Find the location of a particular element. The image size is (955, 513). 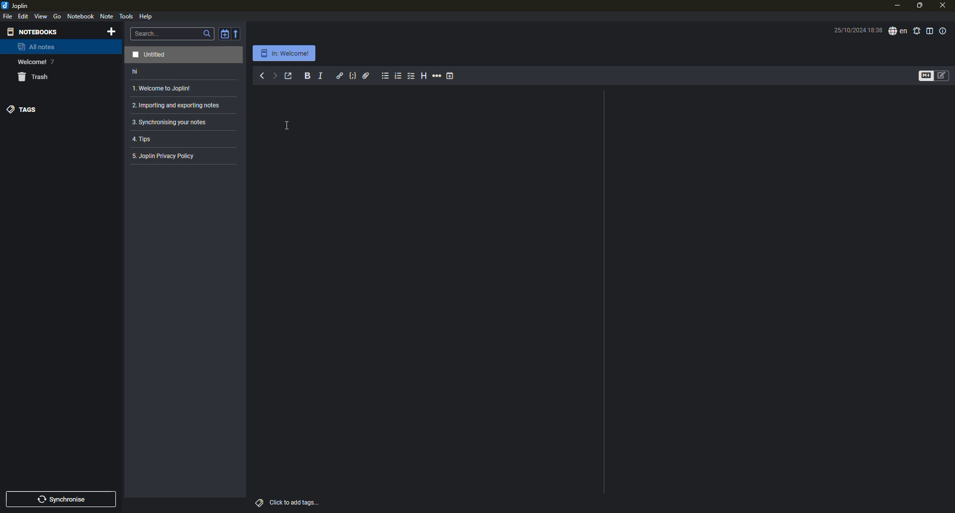

5. Joplin Privacy Policy is located at coordinates (166, 158).